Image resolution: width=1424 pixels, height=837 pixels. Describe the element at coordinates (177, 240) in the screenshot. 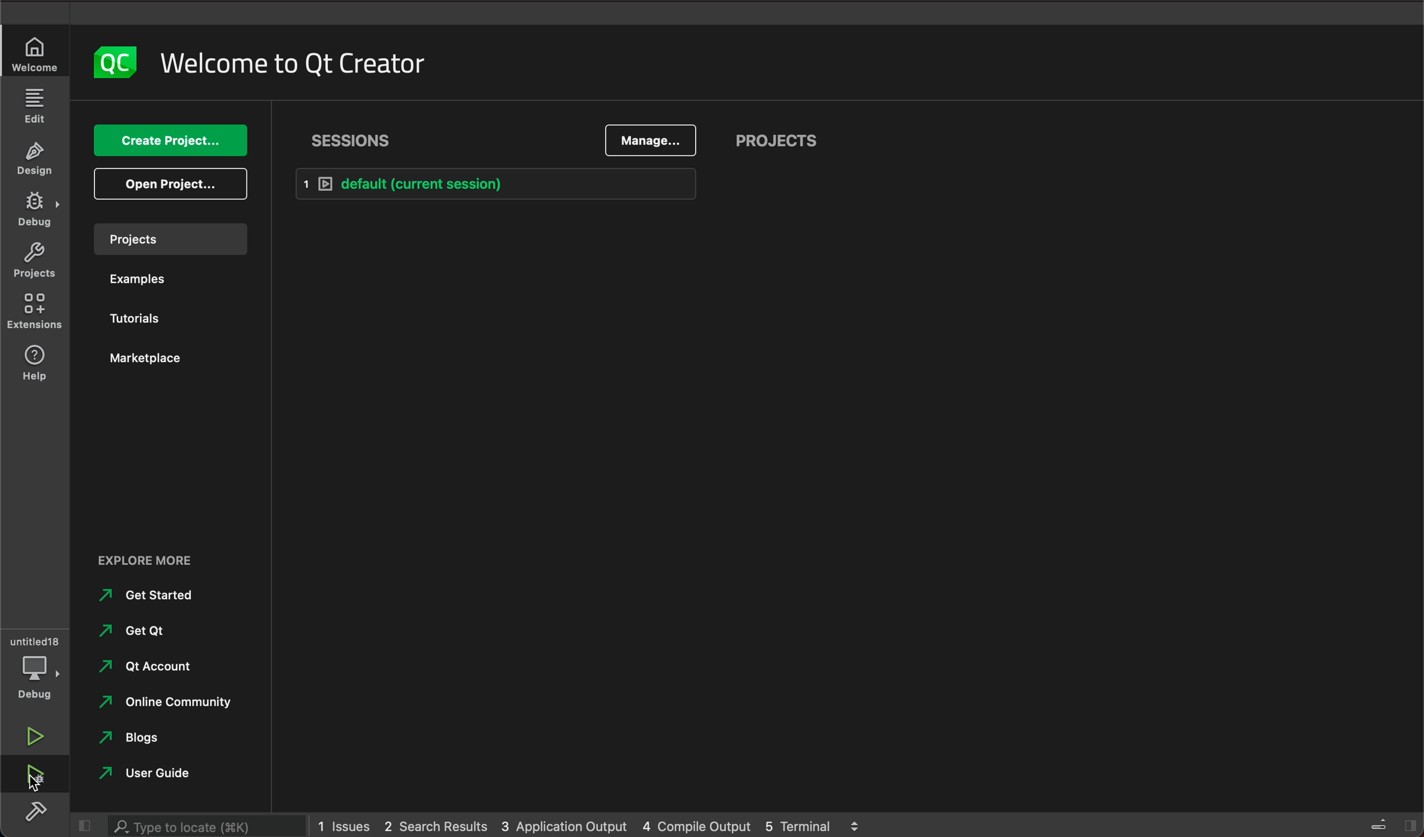

I see `projects` at that location.